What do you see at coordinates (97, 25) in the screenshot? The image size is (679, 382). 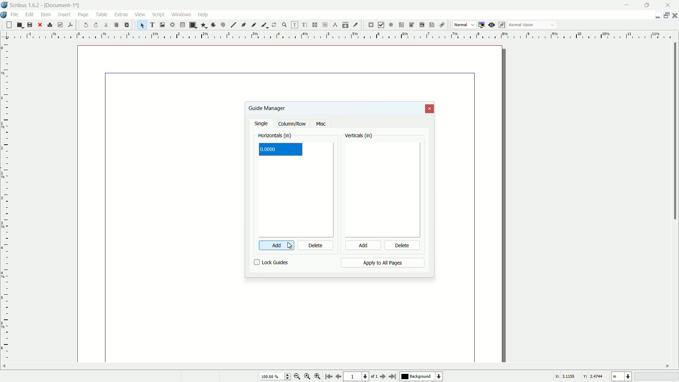 I see `redo` at bounding box center [97, 25].